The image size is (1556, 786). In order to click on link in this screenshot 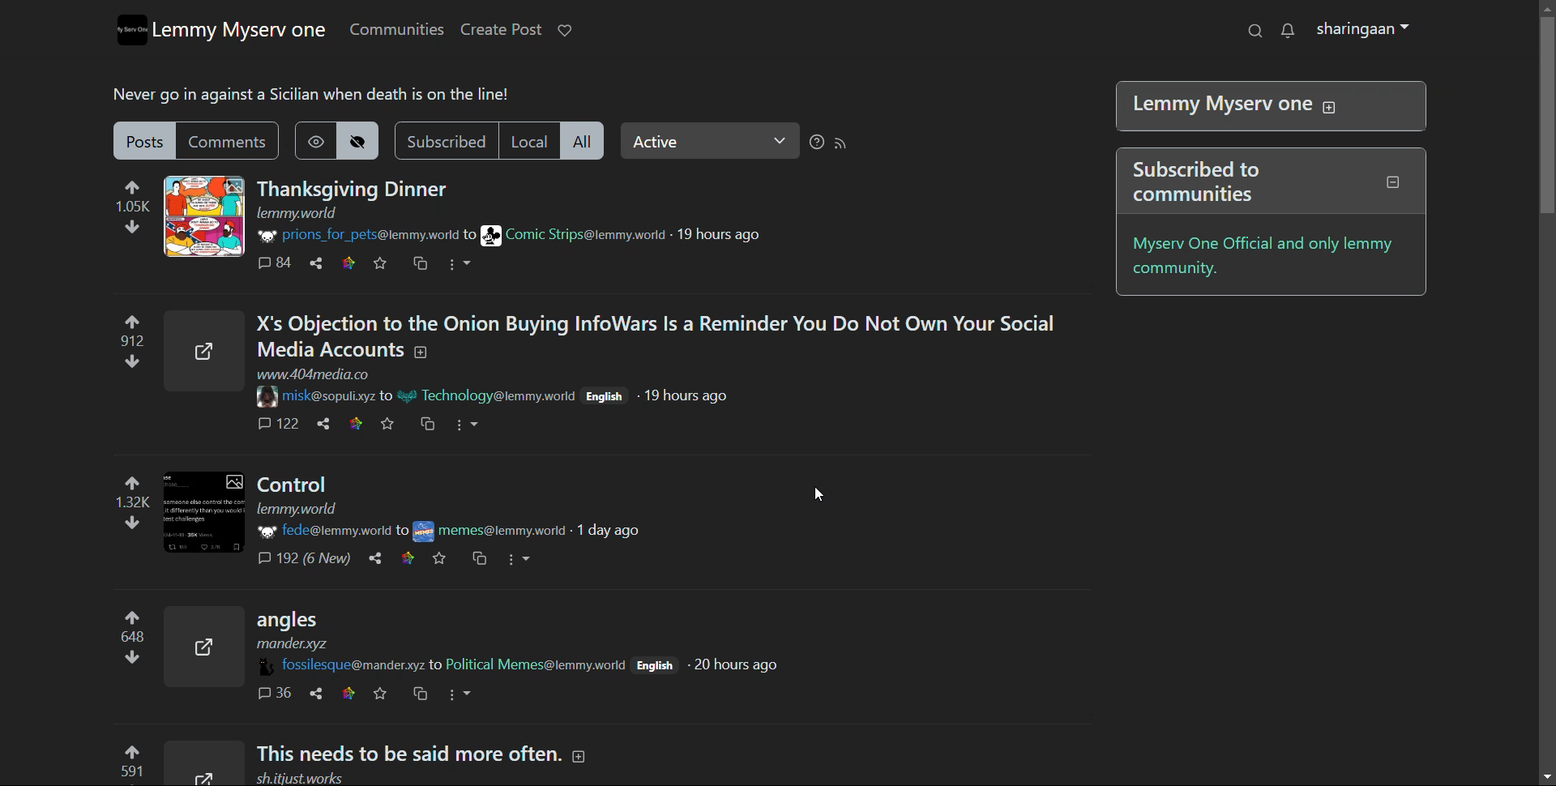, I will do `click(348, 263)`.